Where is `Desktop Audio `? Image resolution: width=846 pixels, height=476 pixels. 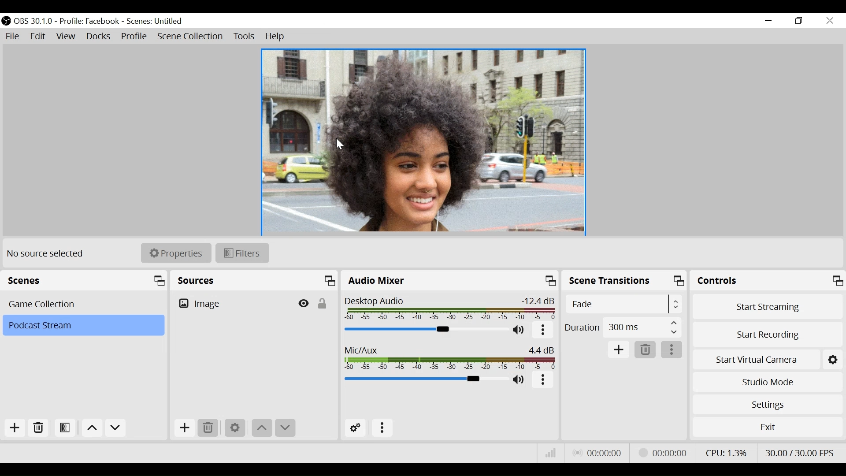
Desktop Audio  is located at coordinates (450, 309).